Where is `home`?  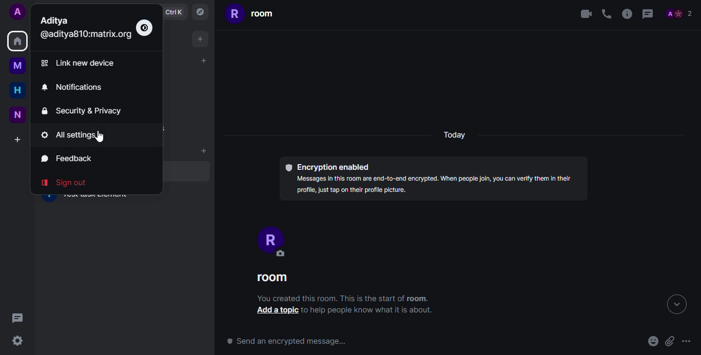 home is located at coordinates (16, 90).